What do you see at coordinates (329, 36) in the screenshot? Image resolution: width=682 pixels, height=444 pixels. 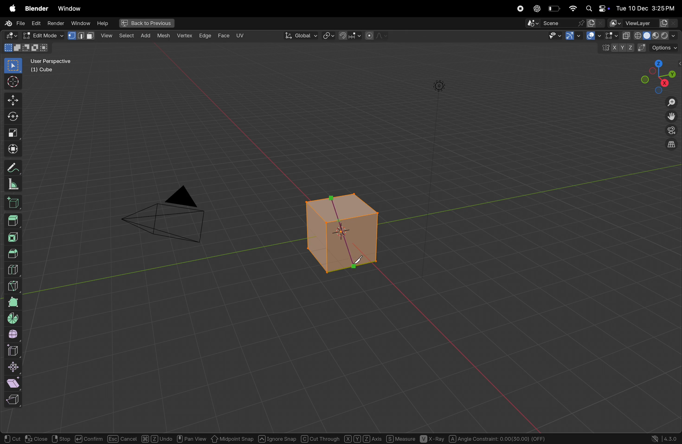 I see `transform pviot` at bounding box center [329, 36].